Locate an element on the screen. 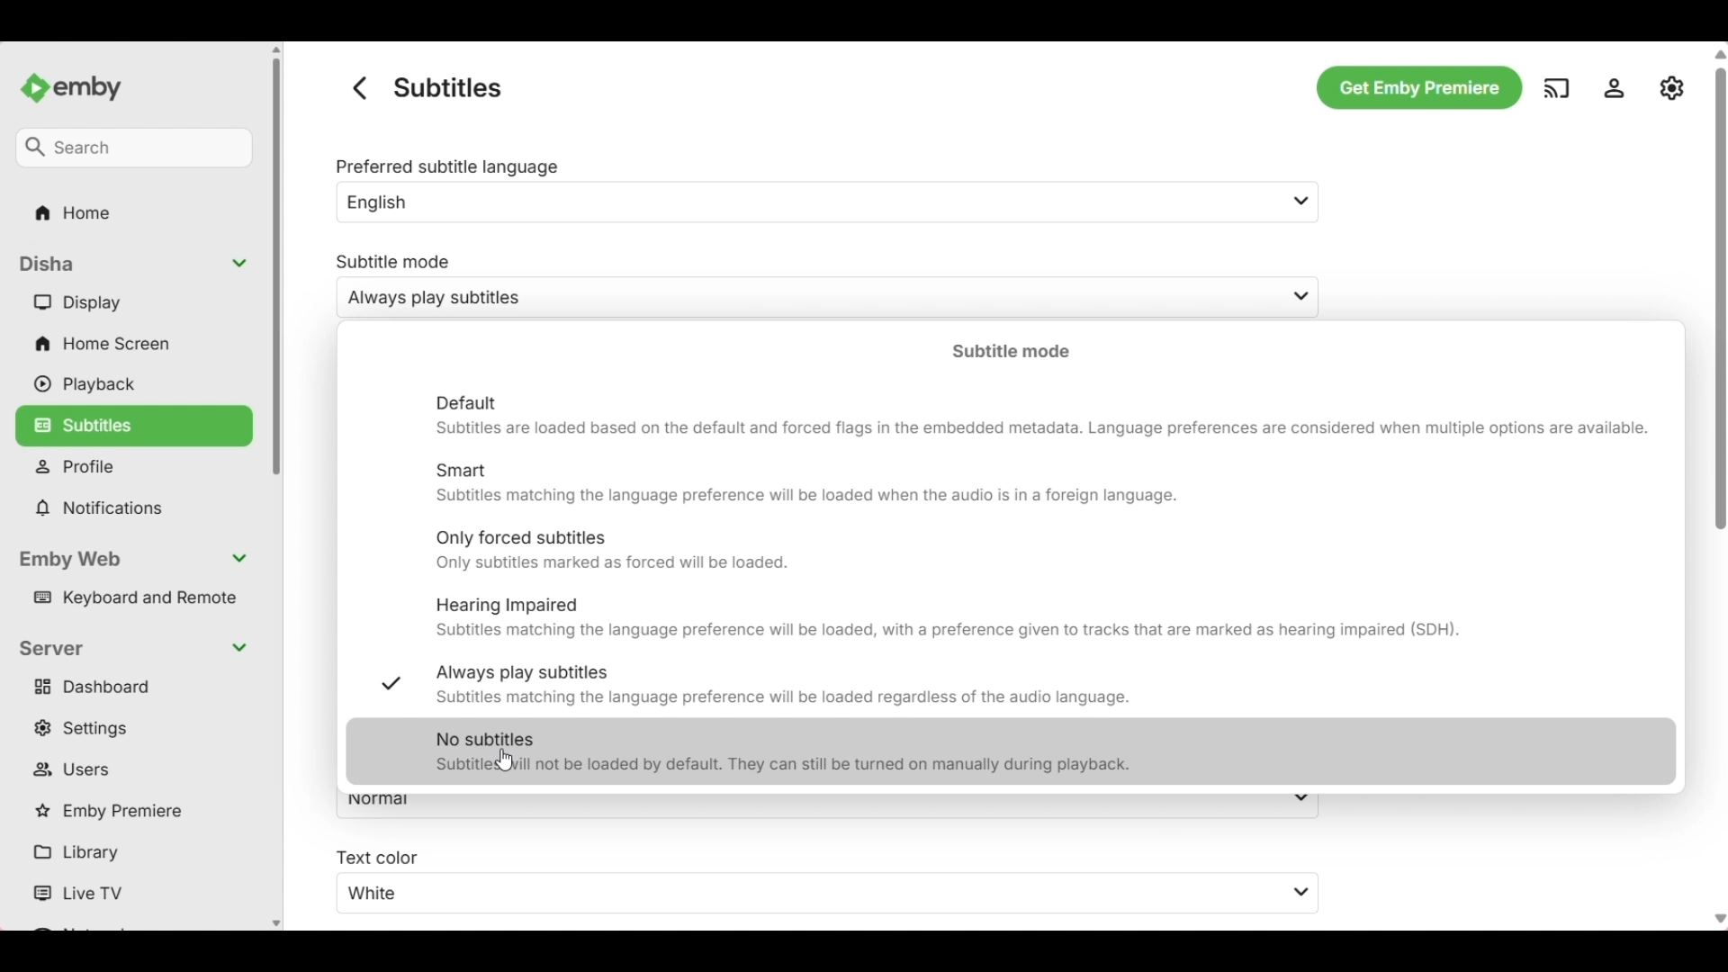 The image size is (1728, 972). Page name changed is located at coordinates (447, 87).